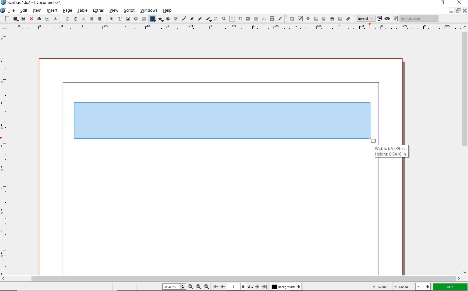 This screenshot has width=468, height=291. Describe the element at coordinates (465, 11) in the screenshot. I see `close` at that location.